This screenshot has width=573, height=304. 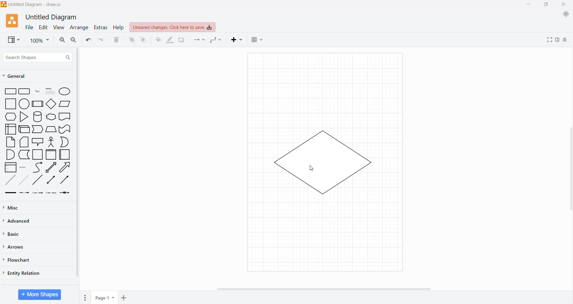 What do you see at coordinates (118, 28) in the screenshot?
I see `Help` at bounding box center [118, 28].